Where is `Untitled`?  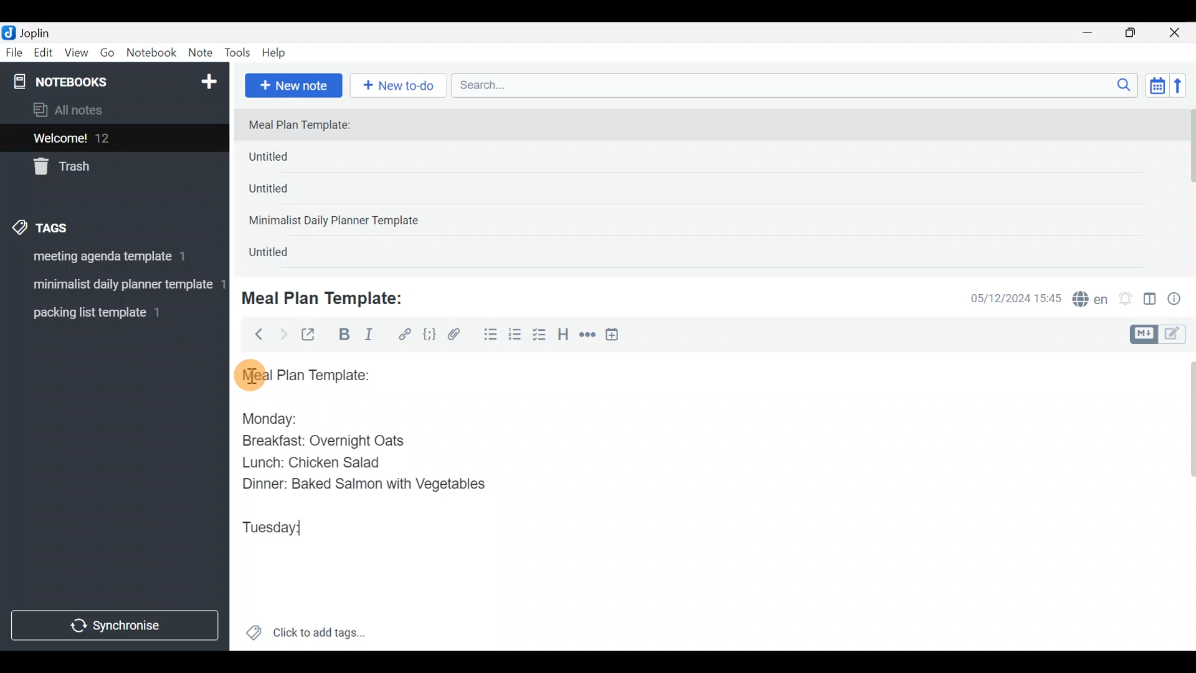
Untitled is located at coordinates (289, 160).